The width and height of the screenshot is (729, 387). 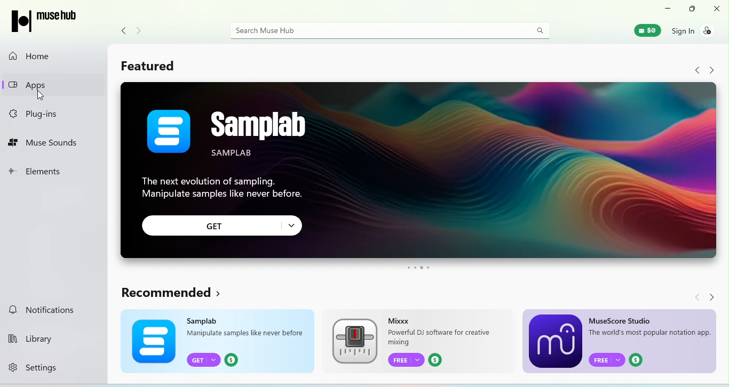 What do you see at coordinates (149, 342) in the screenshot?
I see `SampleLab Logo` at bounding box center [149, 342].